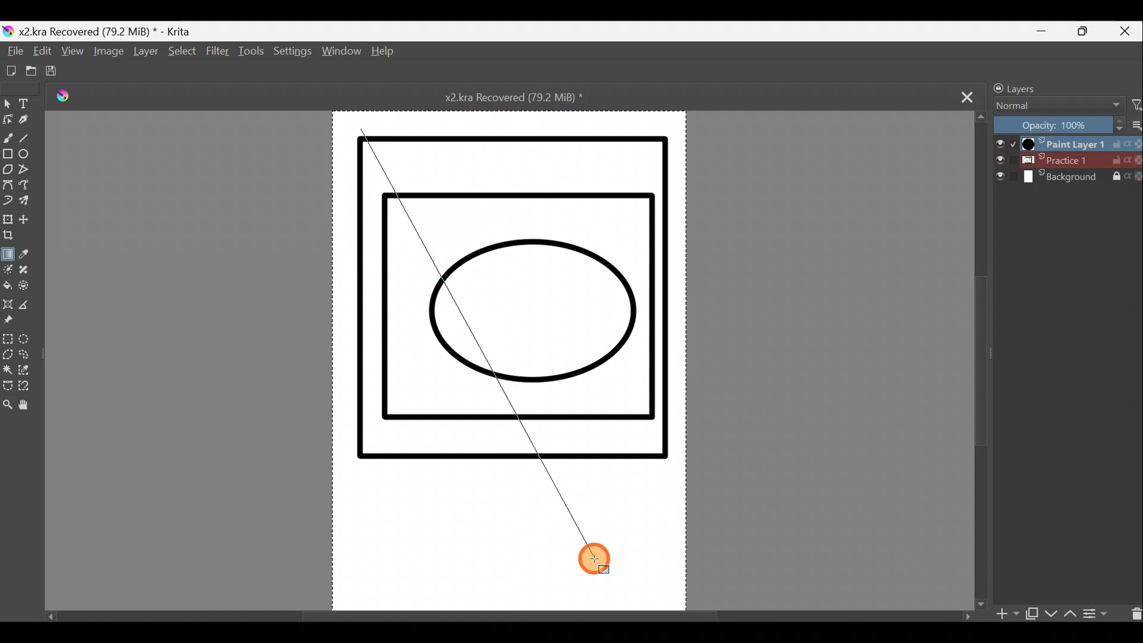 Image resolution: width=1143 pixels, height=643 pixels. I want to click on Close, so click(1128, 30).